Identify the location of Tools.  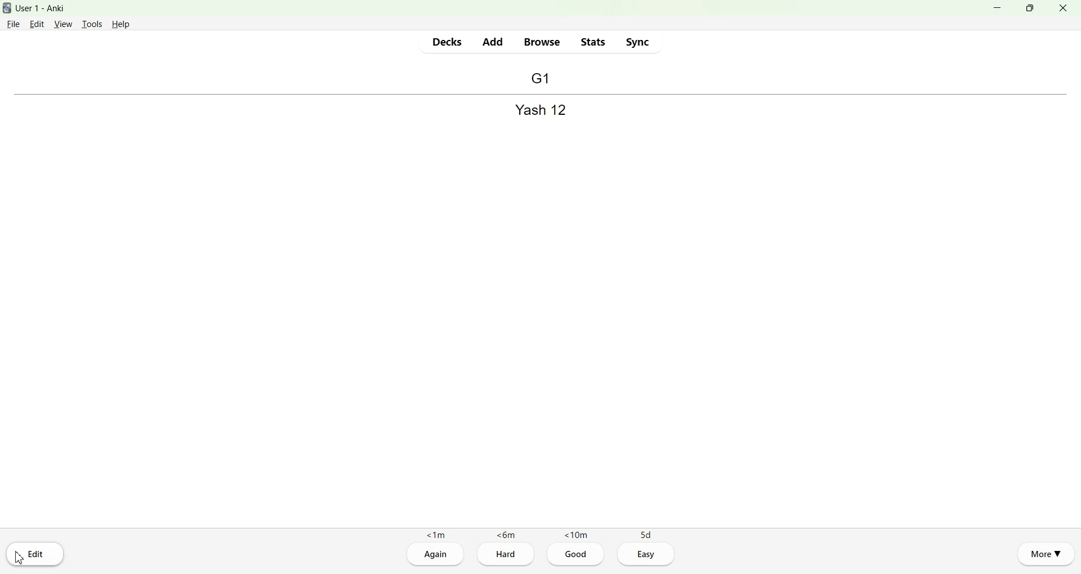
(91, 24).